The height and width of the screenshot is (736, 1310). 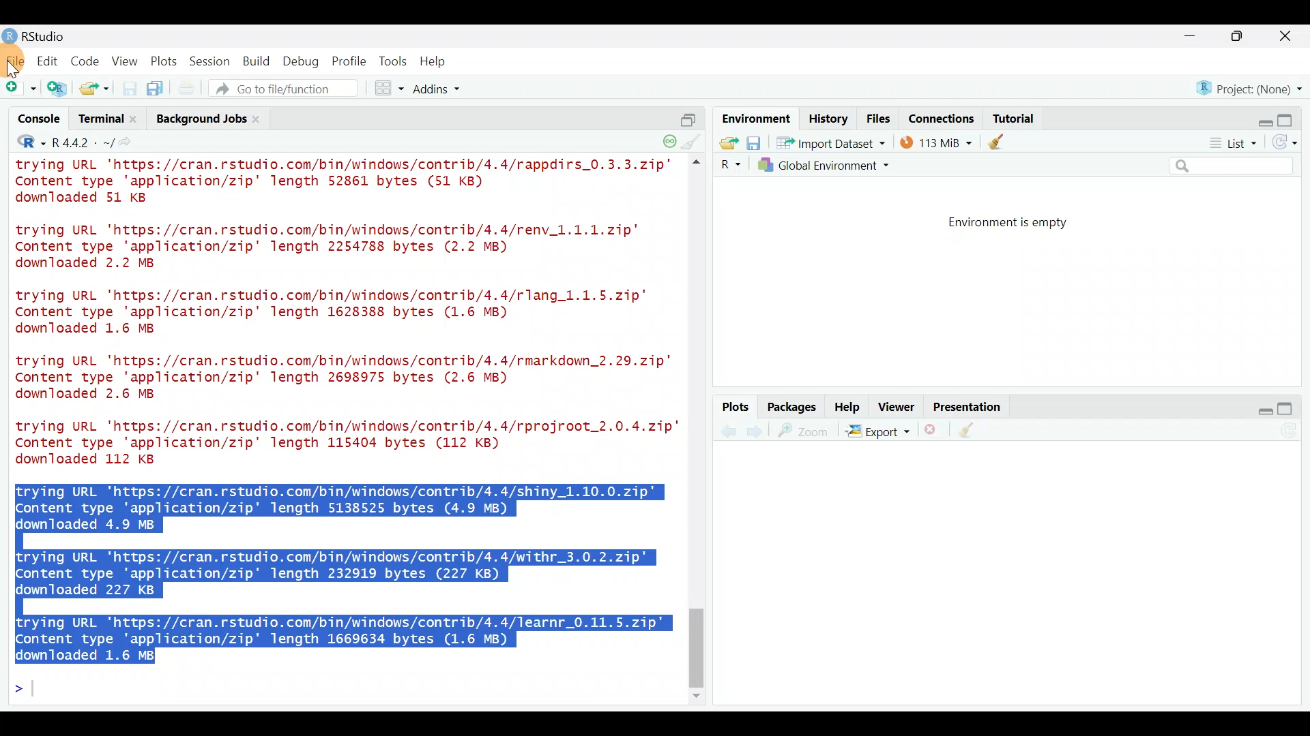 I want to click on trying URL 'https://cran.rstudio.com/bin/windows/contrib/4.4/withr_3.0.2.zip"
Content type 'application/zip' length 232919 bytes (227 KB)
downloaded 227 KB, so click(x=335, y=573).